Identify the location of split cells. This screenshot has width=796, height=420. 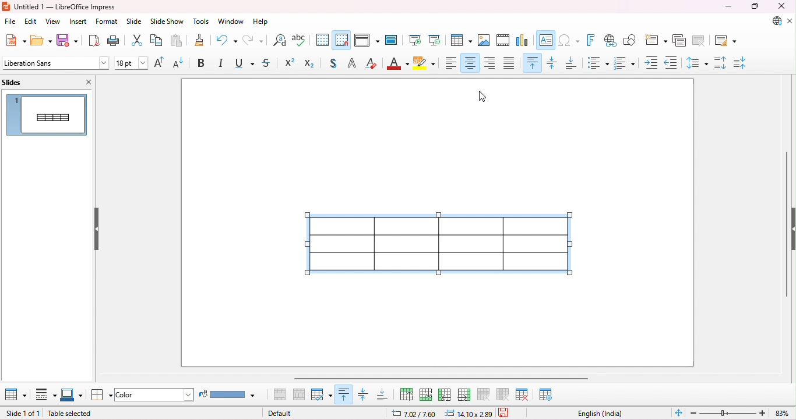
(298, 394).